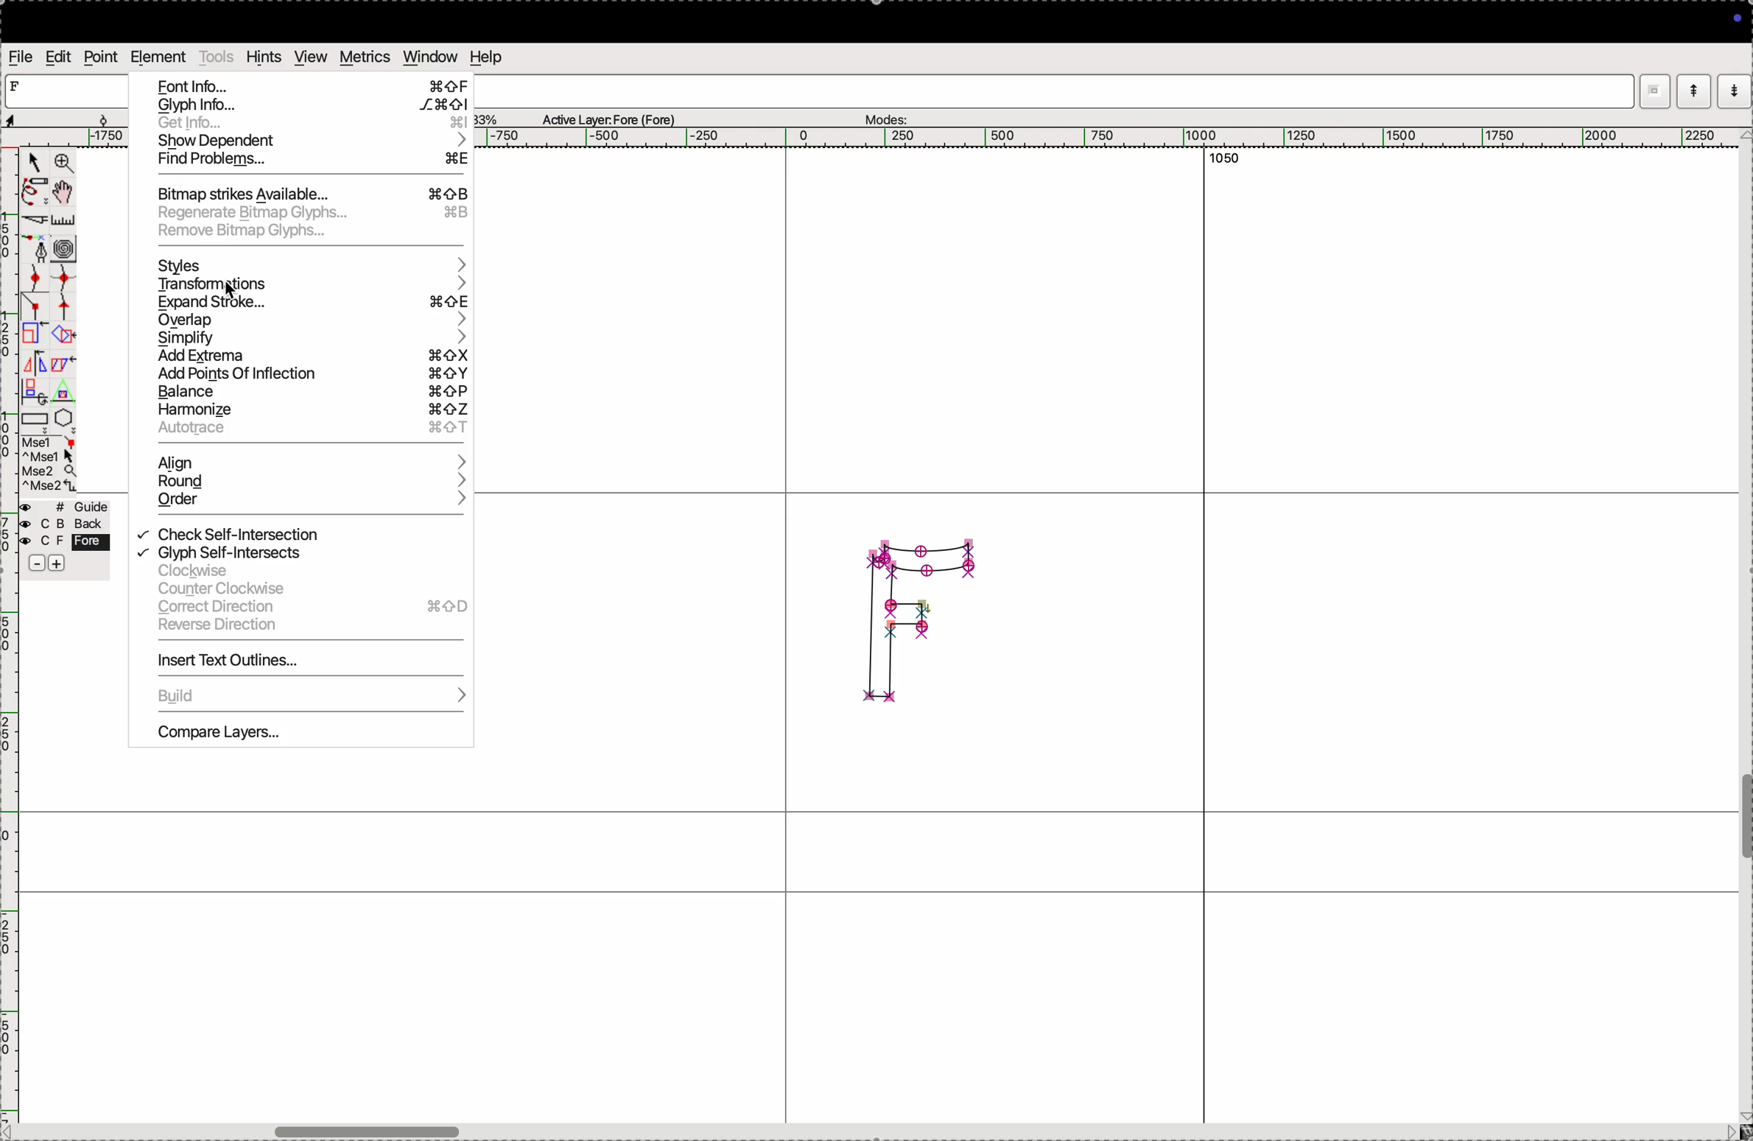 This screenshot has width=1753, height=1141. What do you see at coordinates (1692, 91) in the screenshot?
I see `mode up` at bounding box center [1692, 91].